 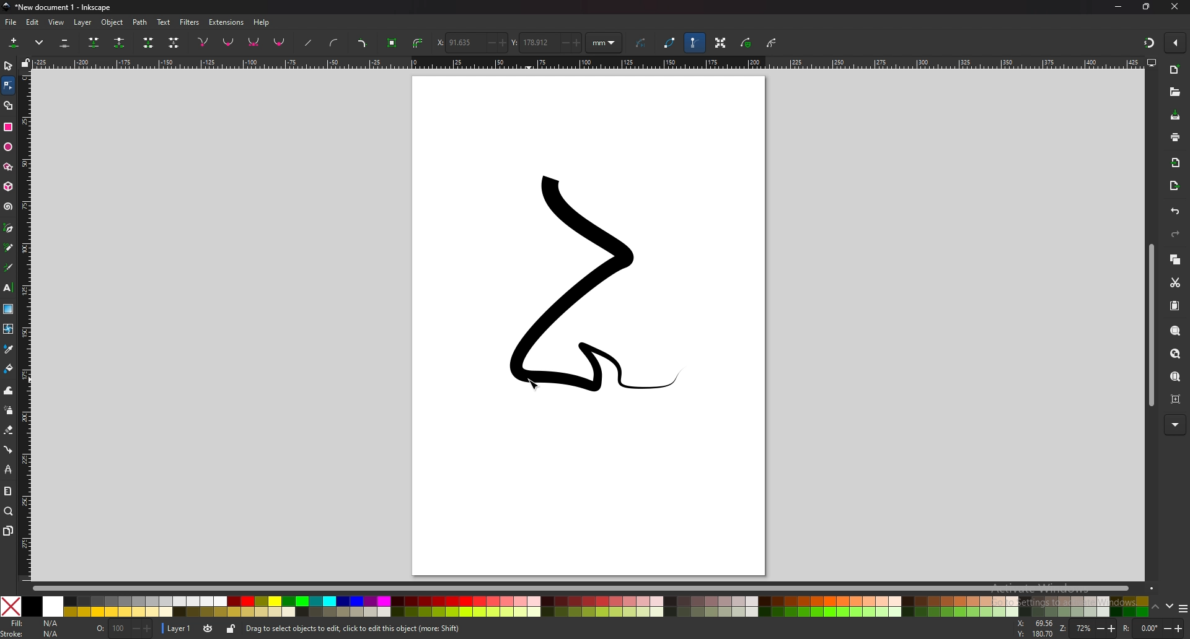 I want to click on options, so click(x=1183, y=608).